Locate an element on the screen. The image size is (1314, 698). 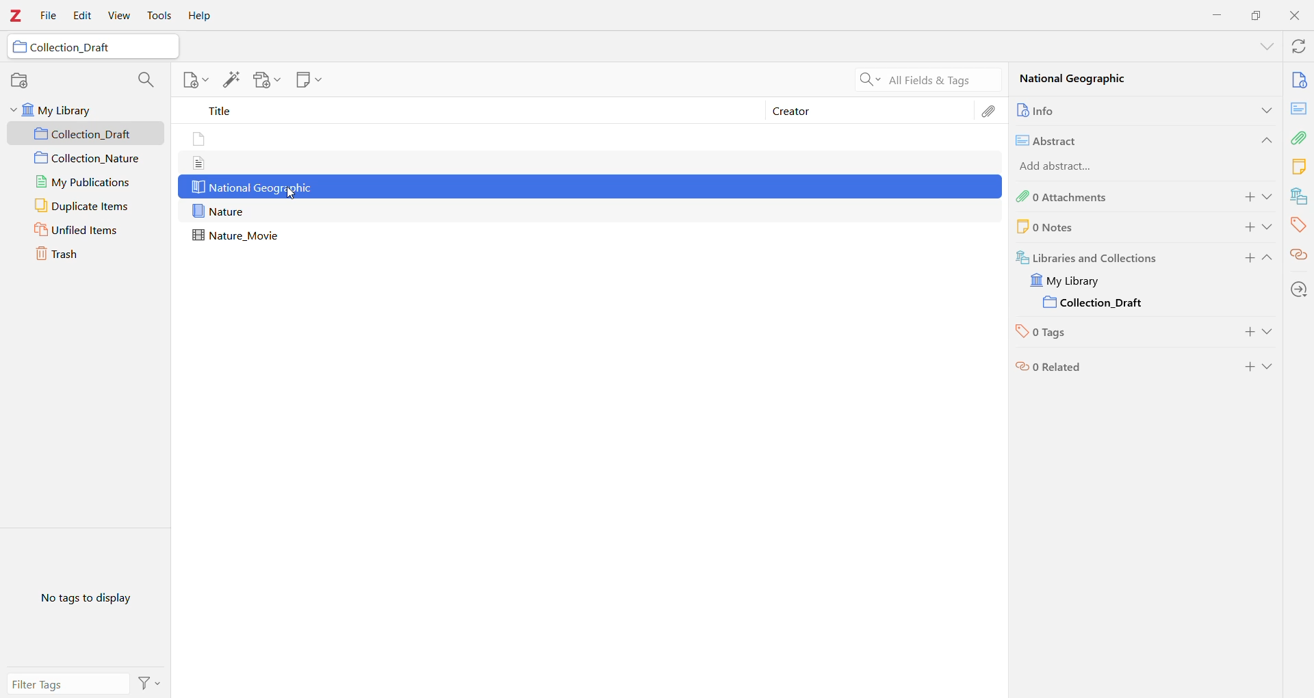
Locate is located at coordinates (1299, 289).